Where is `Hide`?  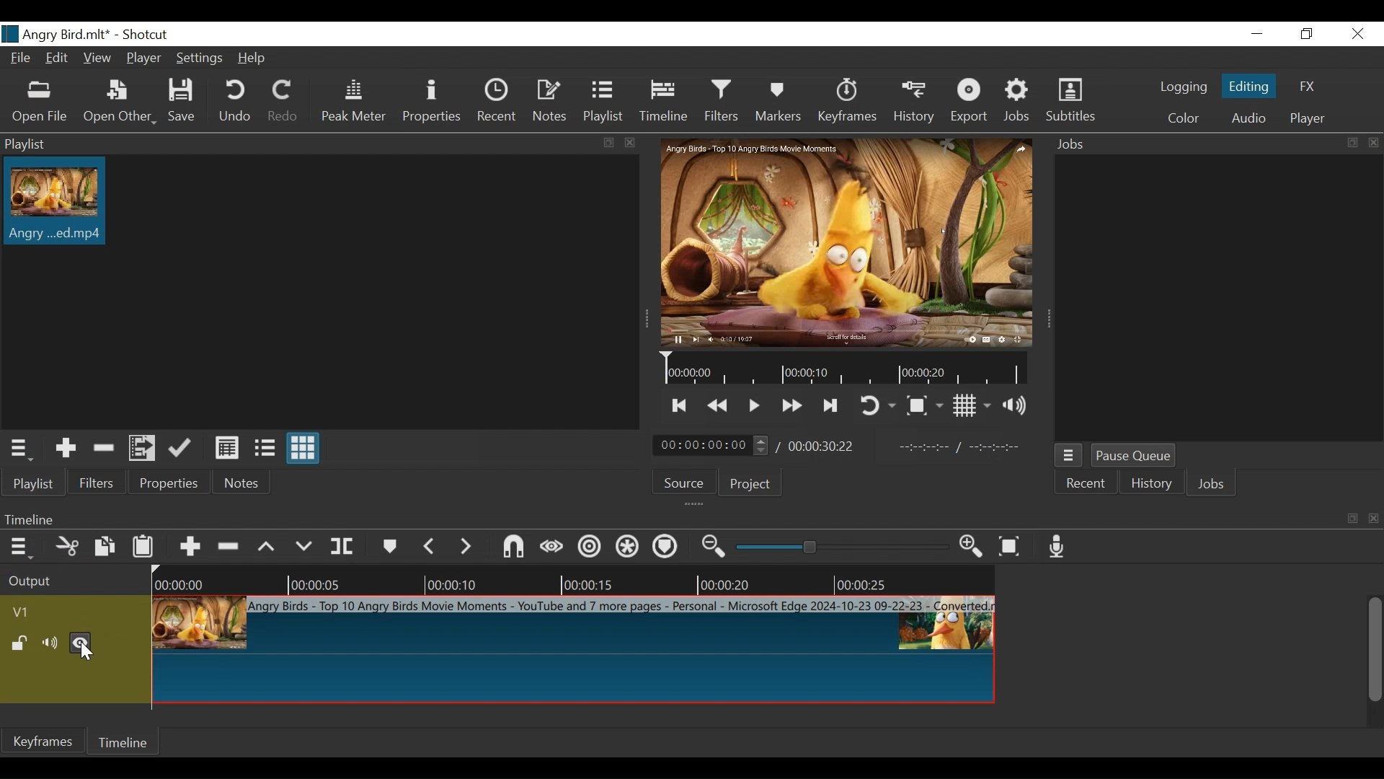
Hide is located at coordinates (80, 642).